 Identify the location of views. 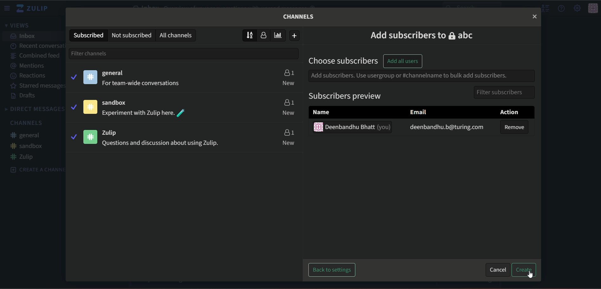
(19, 26).